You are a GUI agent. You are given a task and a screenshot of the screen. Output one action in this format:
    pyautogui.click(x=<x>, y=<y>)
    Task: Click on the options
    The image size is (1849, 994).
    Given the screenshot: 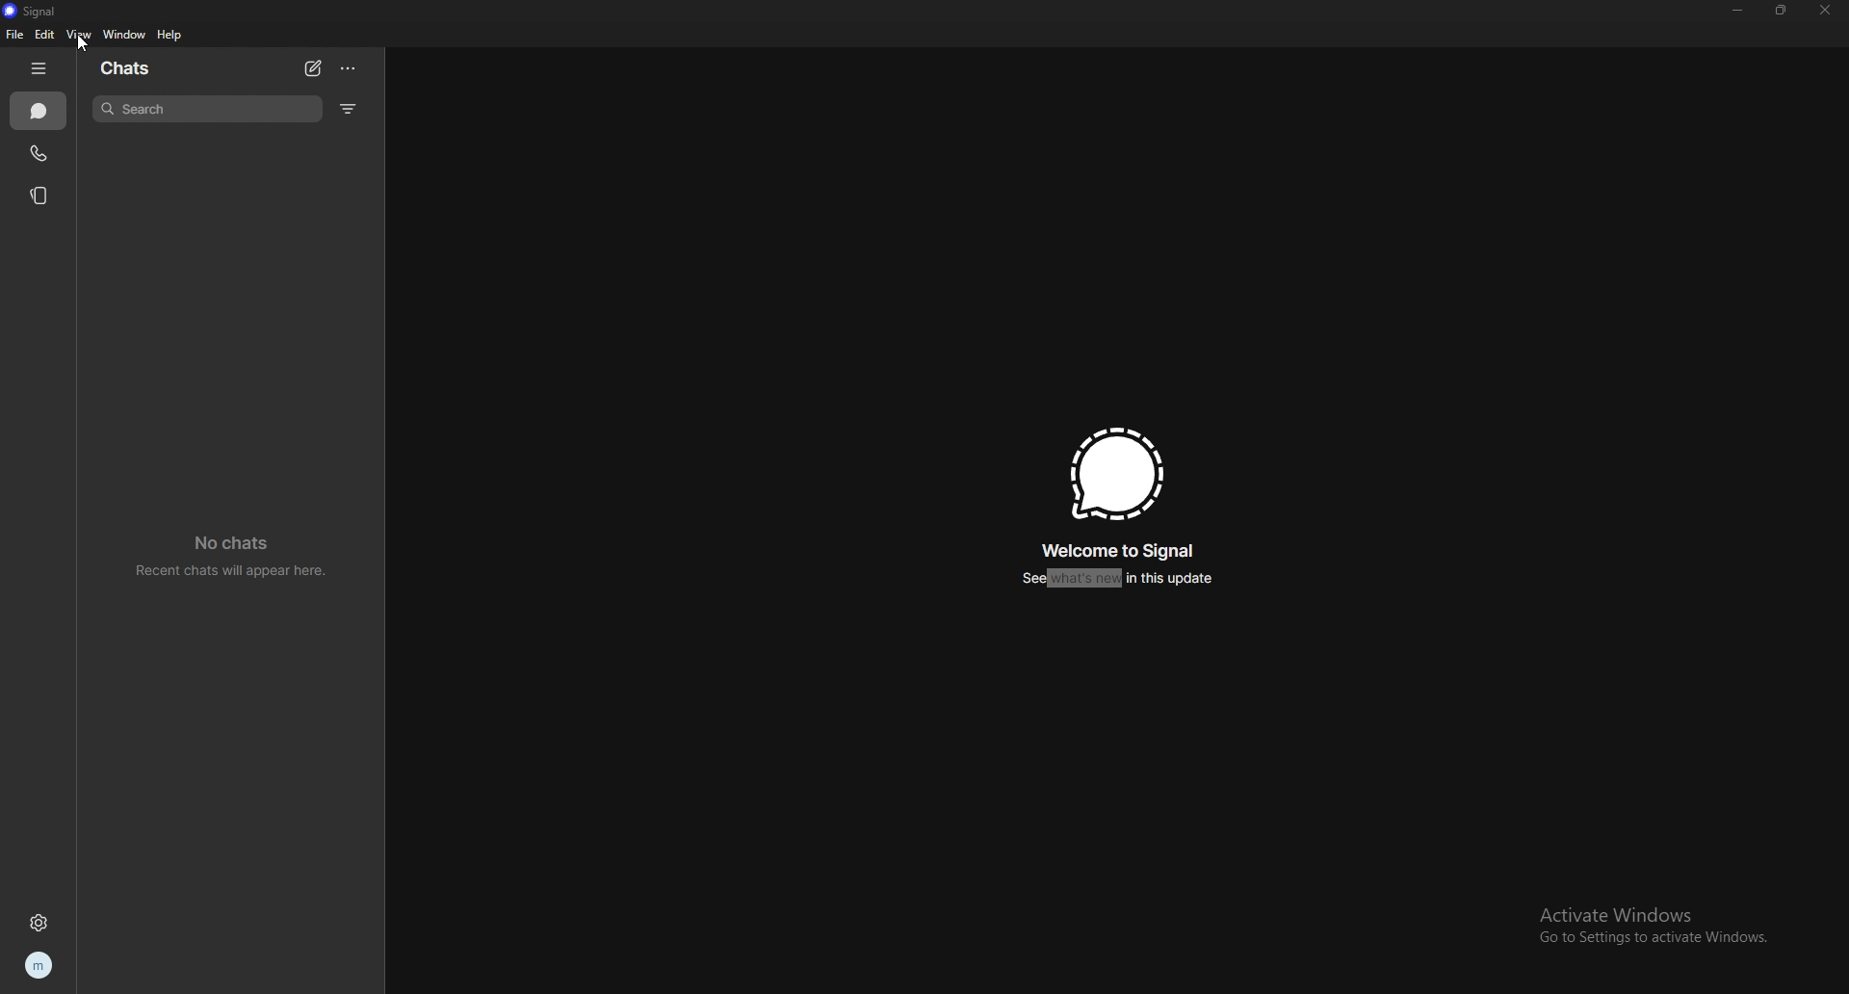 What is the action you would take?
    pyautogui.click(x=348, y=68)
    